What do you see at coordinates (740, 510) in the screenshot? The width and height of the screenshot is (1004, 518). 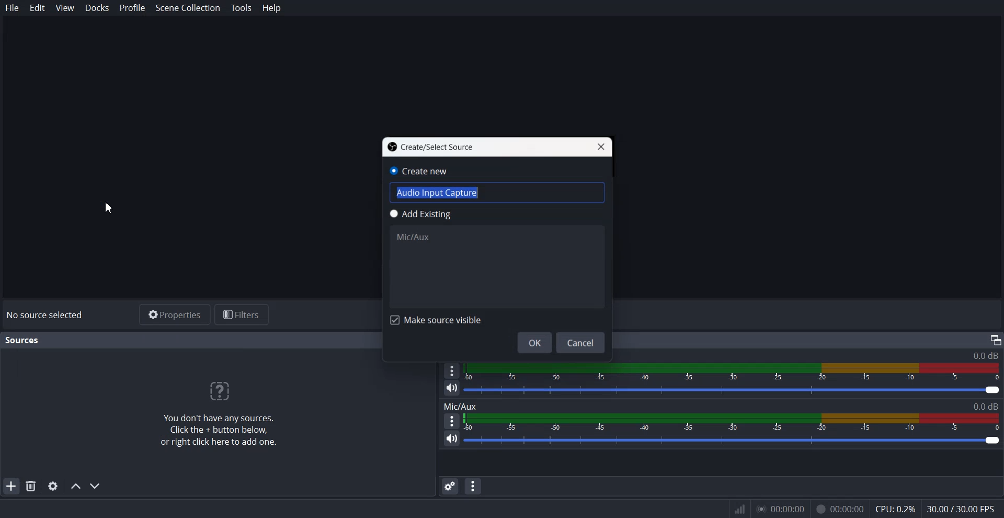 I see `Inf` at bounding box center [740, 510].